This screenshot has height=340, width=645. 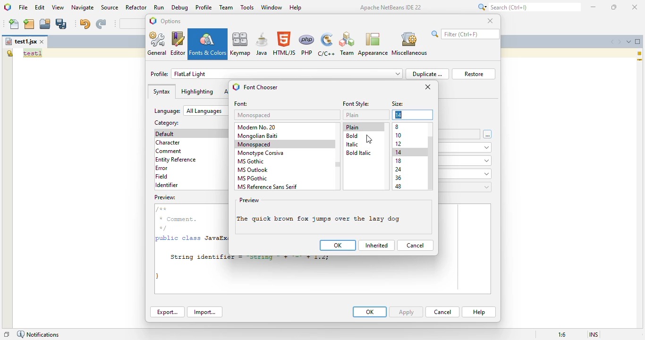 I want to click on italic, so click(x=352, y=144).